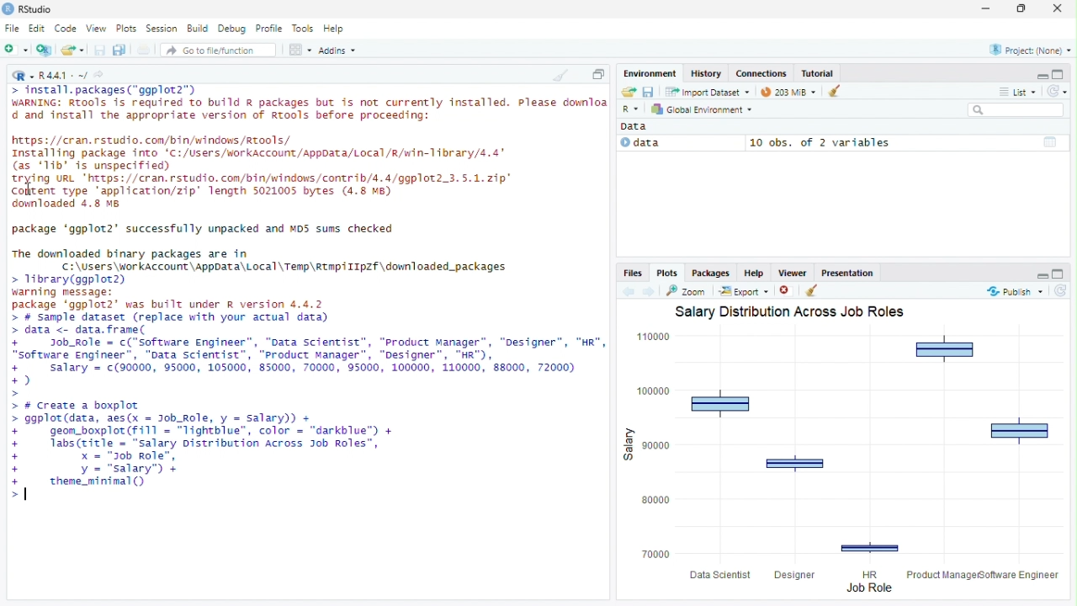 Image resolution: width=1077 pixels, height=606 pixels. I want to click on Global environment, so click(703, 109).